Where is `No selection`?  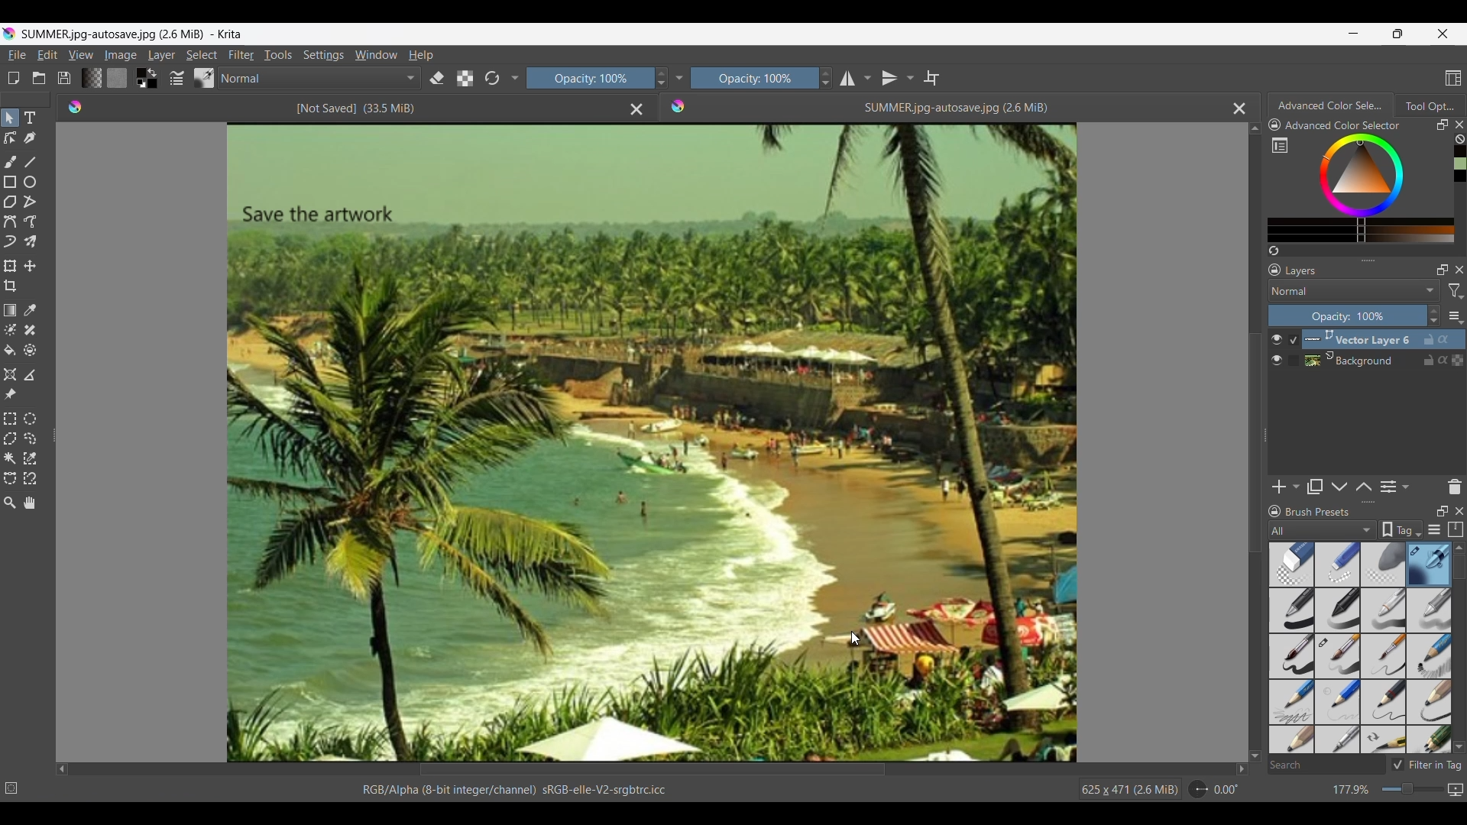 No selection is located at coordinates (11, 788).